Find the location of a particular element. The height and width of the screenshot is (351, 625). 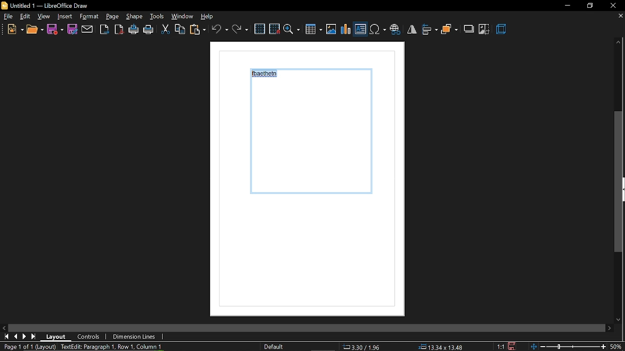

3d effect is located at coordinates (502, 30).